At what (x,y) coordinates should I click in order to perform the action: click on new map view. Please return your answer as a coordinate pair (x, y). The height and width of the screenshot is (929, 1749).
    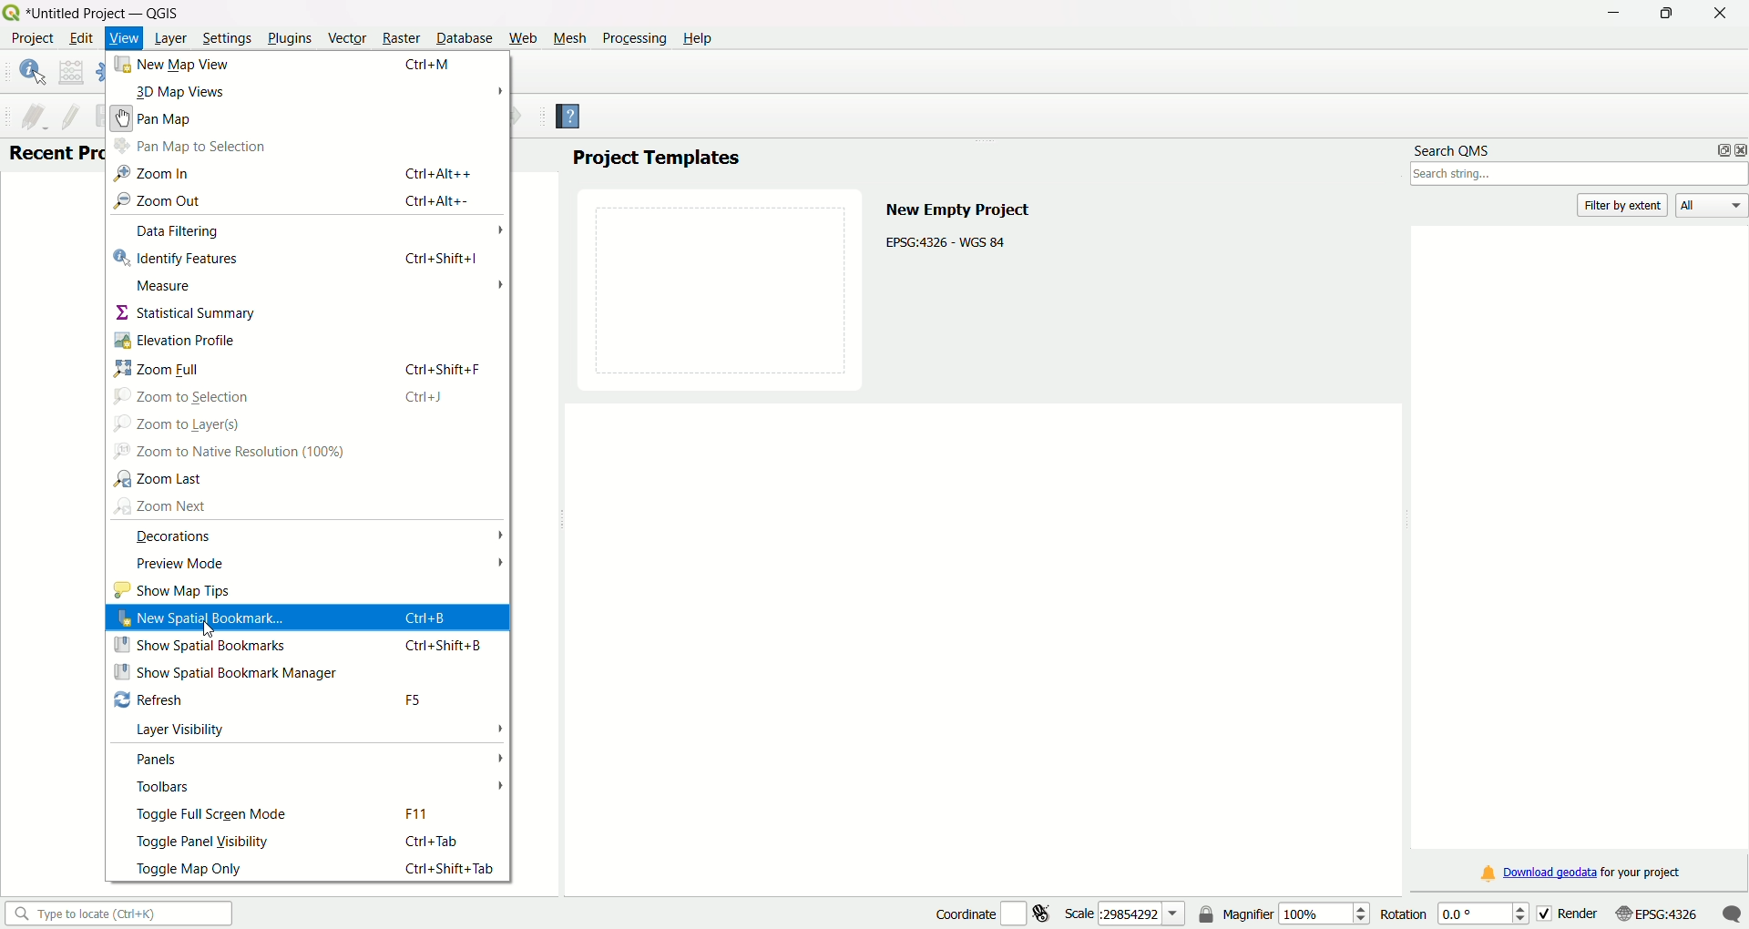
    Looking at the image, I should click on (174, 64).